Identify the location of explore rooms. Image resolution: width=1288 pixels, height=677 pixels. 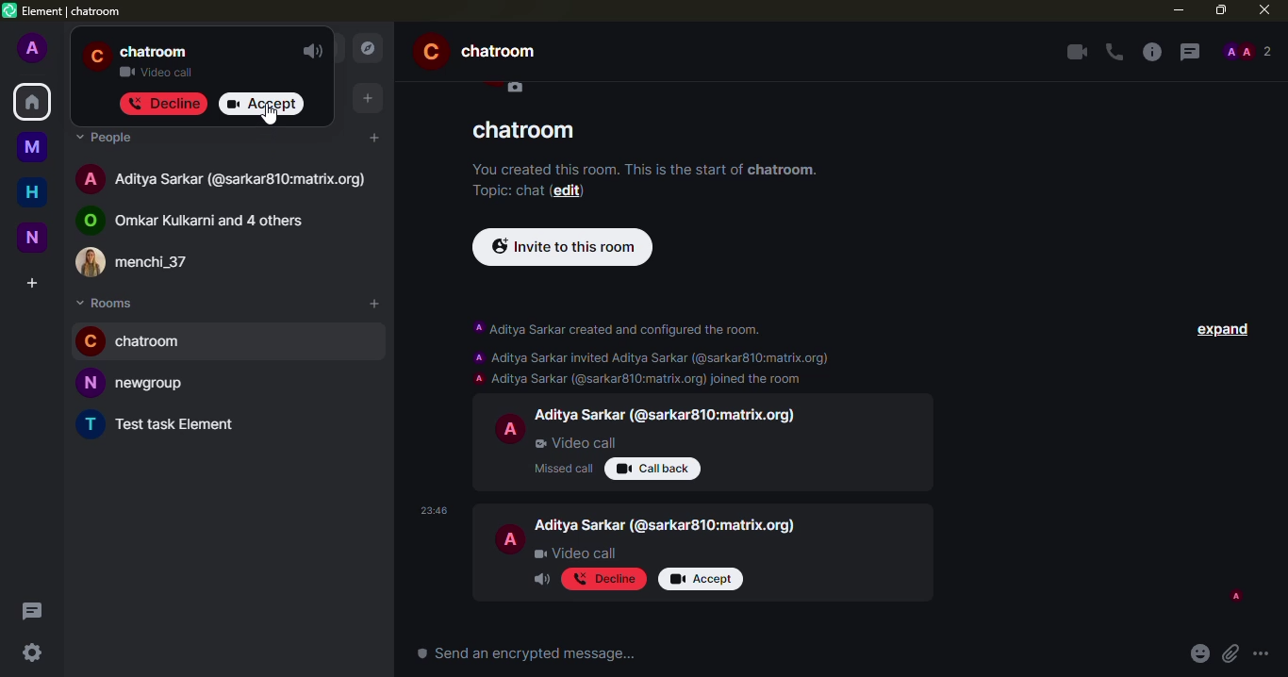
(366, 47).